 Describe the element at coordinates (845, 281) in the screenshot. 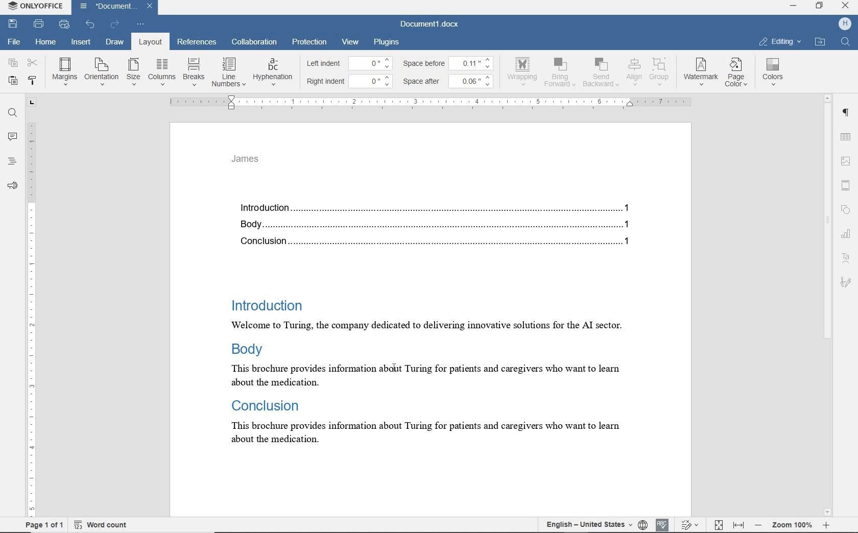

I see `signature` at that location.